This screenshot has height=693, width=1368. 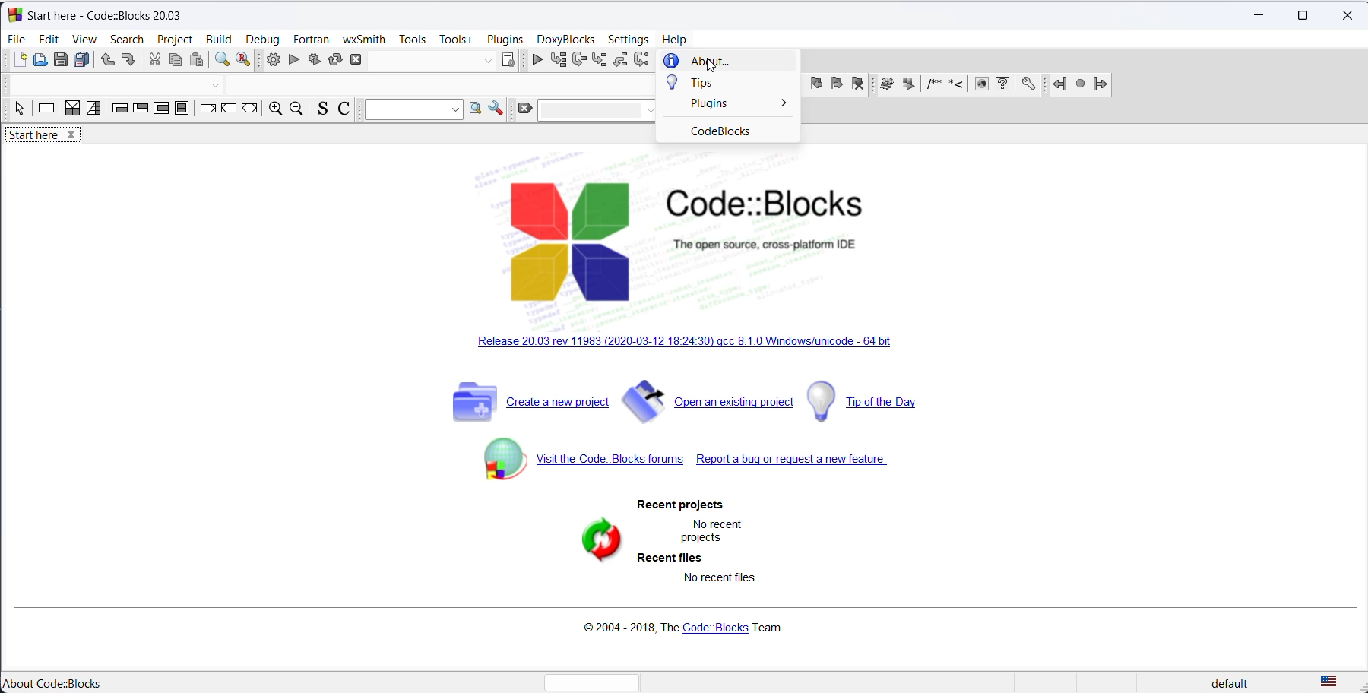 What do you see at coordinates (511, 61) in the screenshot?
I see `target dialog` at bounding box center [511, 61].